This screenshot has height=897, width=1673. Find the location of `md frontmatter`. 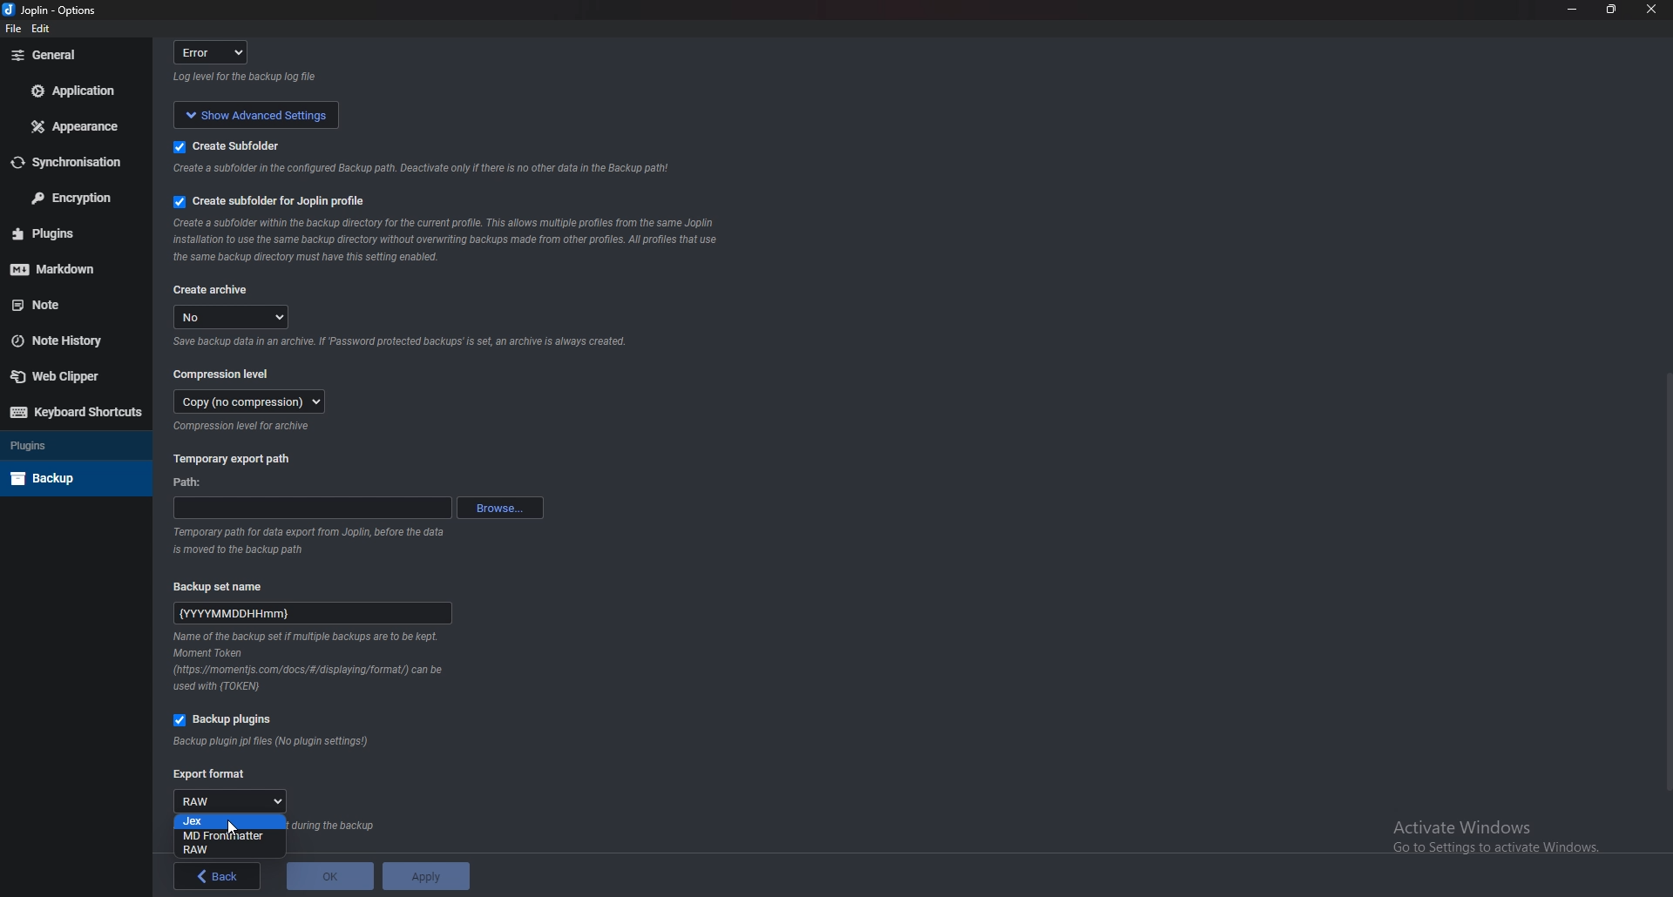

md frontmatter is located at coordinates (224, 835).